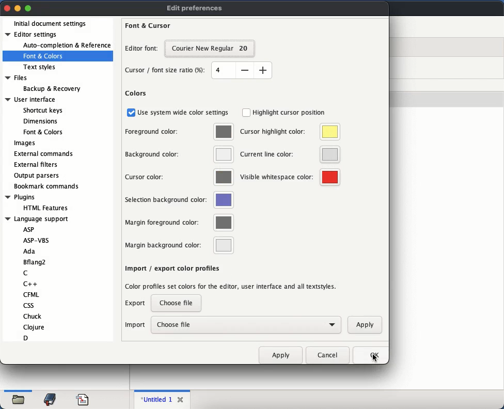 Image resolution: width=504 pixels, height=409 pixels. I want to click on initial document settings, so click(51, 23).